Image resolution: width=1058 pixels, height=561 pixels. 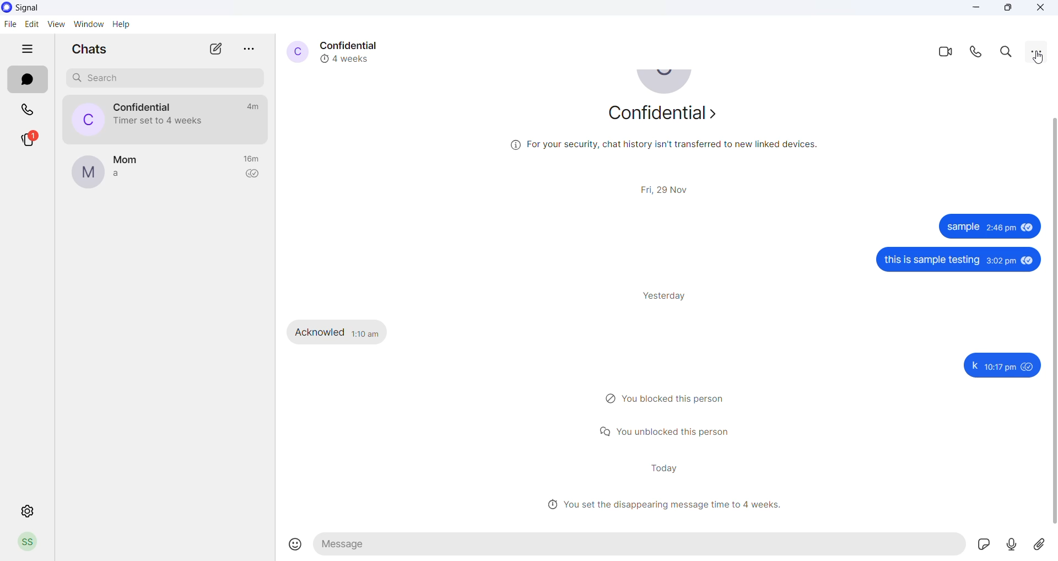 I want to click on settings, so click(x=29, y=512).